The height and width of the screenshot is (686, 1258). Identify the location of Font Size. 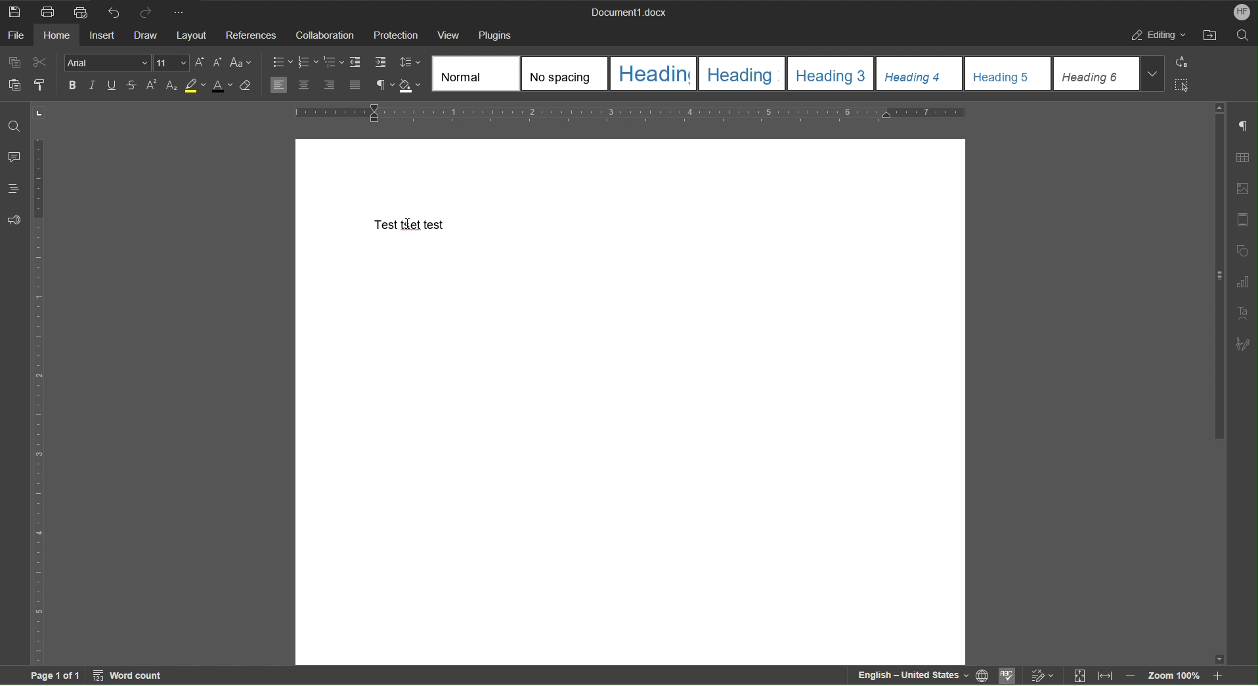
(172, 63).